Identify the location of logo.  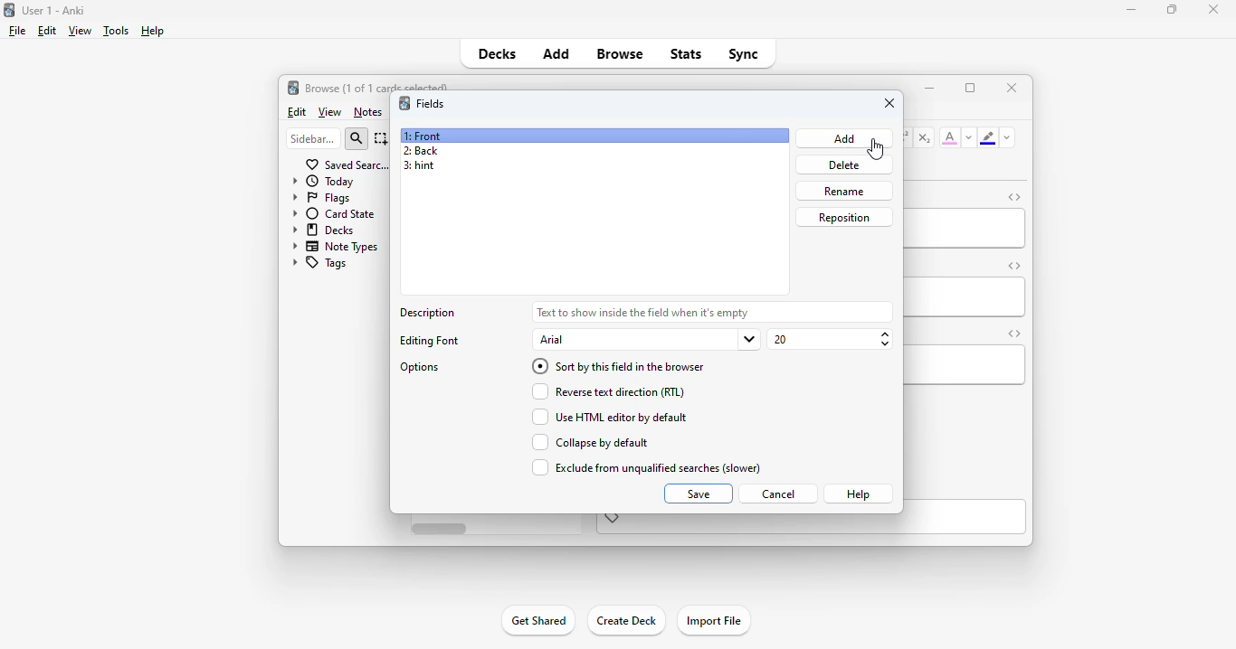
(8, 9).